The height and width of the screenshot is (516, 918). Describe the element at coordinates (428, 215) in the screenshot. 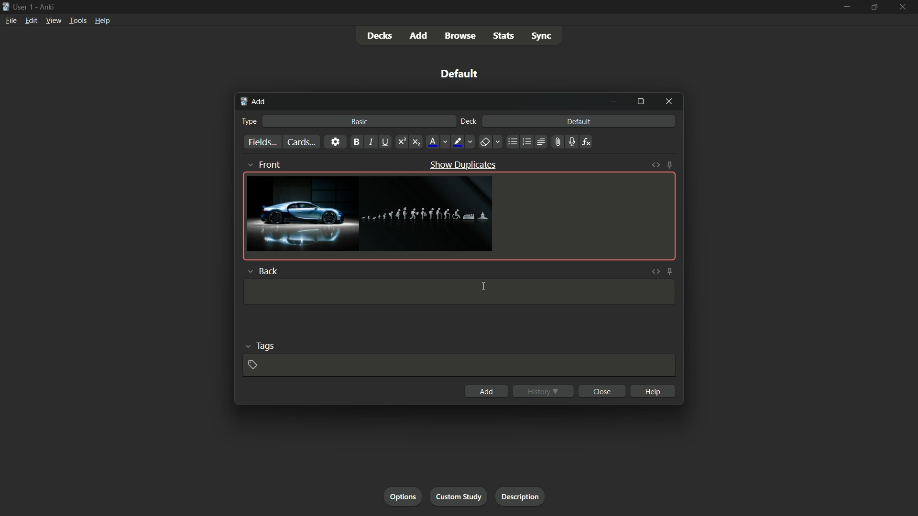

I see `second image added` at that location.